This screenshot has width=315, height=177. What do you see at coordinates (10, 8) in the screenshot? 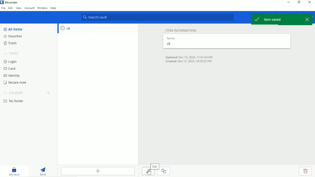
I see `Edit` at bounding box center [10, 8].